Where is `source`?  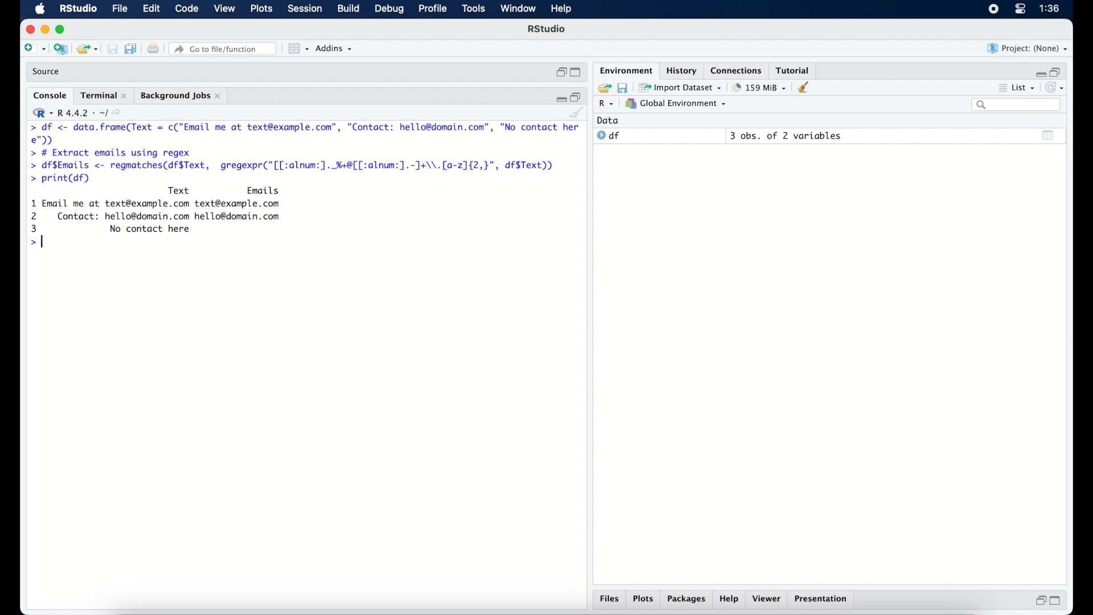
source is located at coordinates (48, 72).